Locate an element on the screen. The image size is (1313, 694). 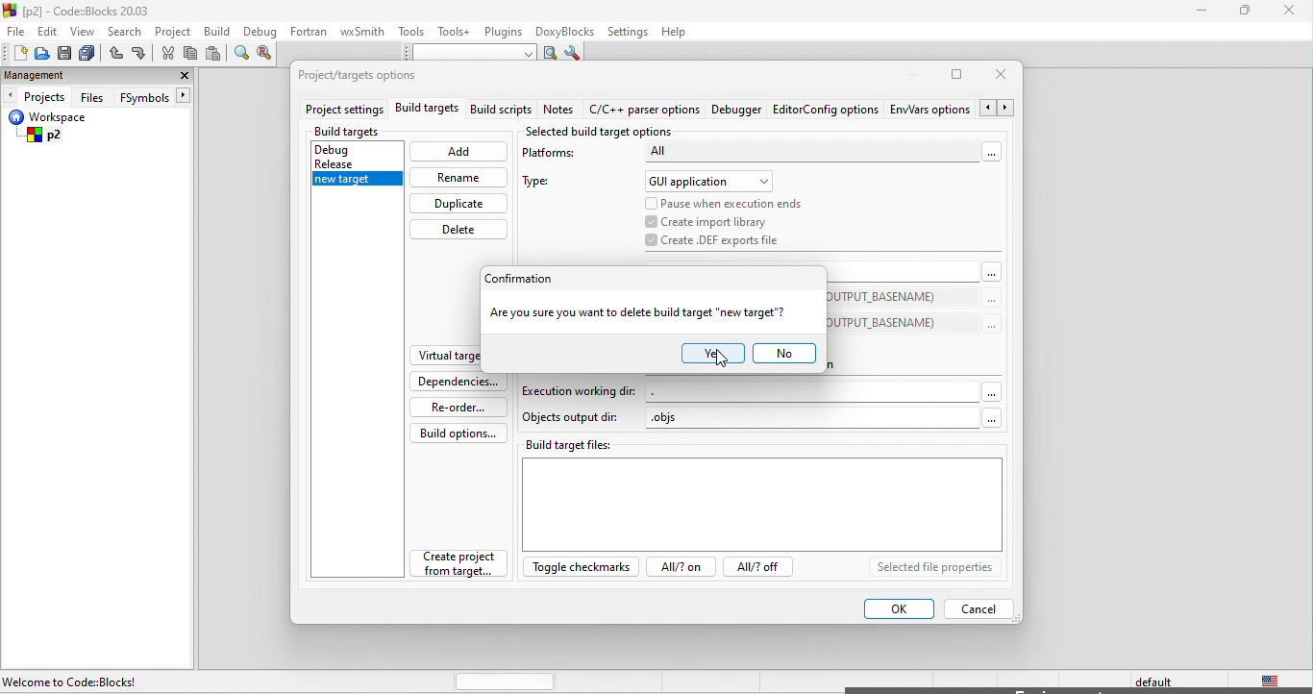
tools++ is located at coordinates (458, 33).